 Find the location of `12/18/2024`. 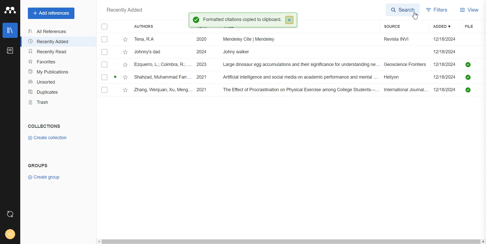

12/18/2024 is located at coordinates (445, 52).